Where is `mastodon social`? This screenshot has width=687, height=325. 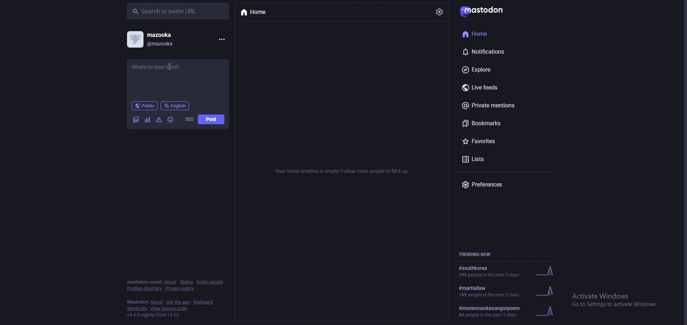 mastodon social is located at coordinates (143, 282).